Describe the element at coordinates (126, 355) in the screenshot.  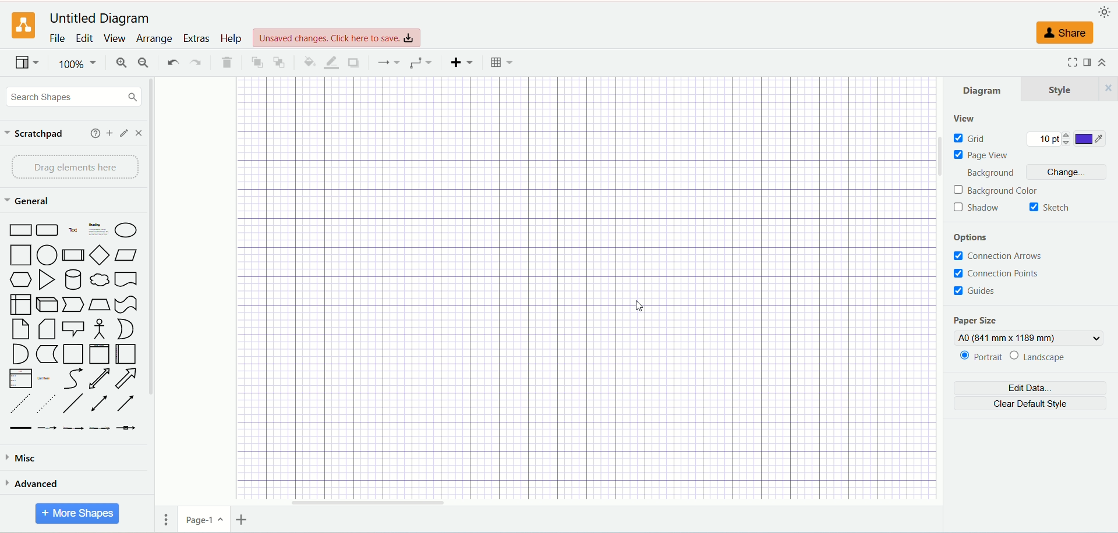
I see `Horizontal Container` at that location.